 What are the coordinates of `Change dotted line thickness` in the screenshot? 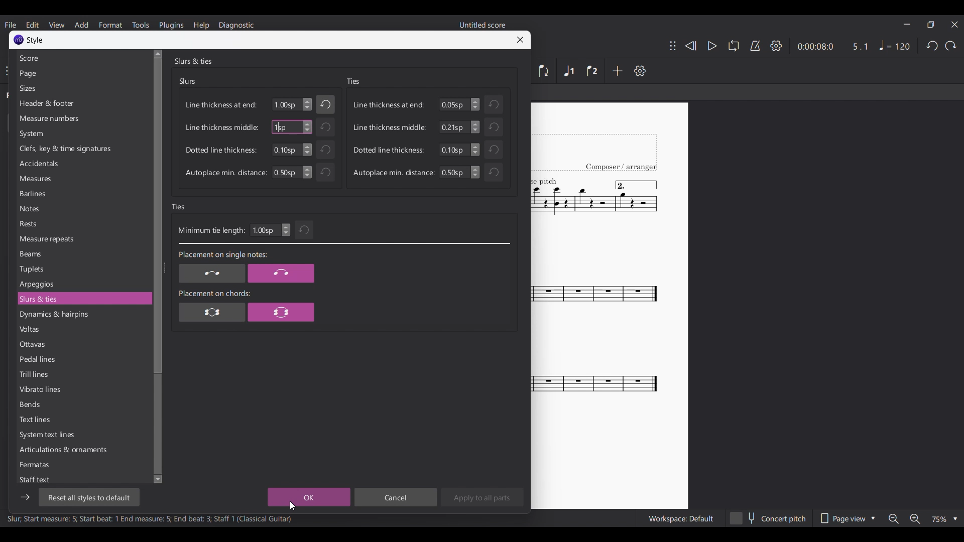 It's located at (475, 150).